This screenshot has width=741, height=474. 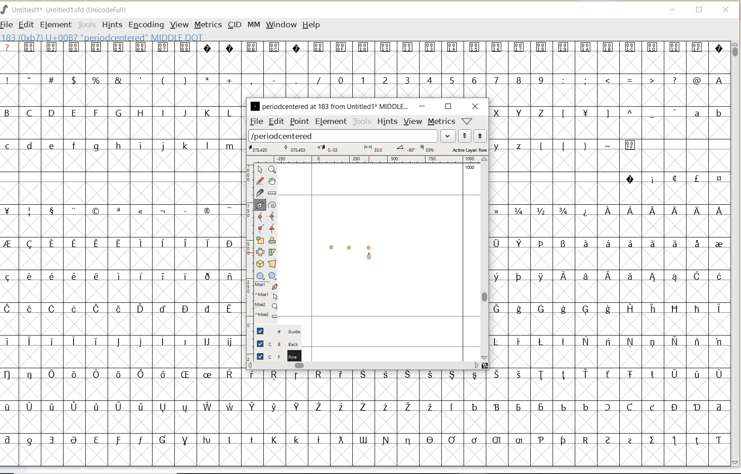 What do you see at coordinates (673, 11) in the screenshot?
I see `MINIMIZE` at bounding box center [673, 11].